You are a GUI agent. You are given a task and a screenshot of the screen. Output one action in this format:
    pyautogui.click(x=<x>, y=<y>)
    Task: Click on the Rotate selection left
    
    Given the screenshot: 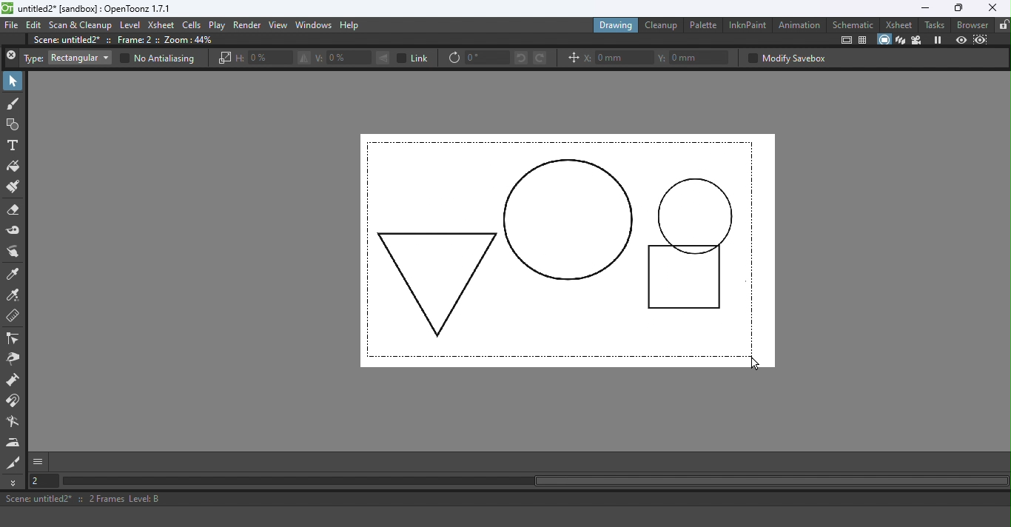 What is the action you would take?
    pyautogui.click(x=520, y=57)
    